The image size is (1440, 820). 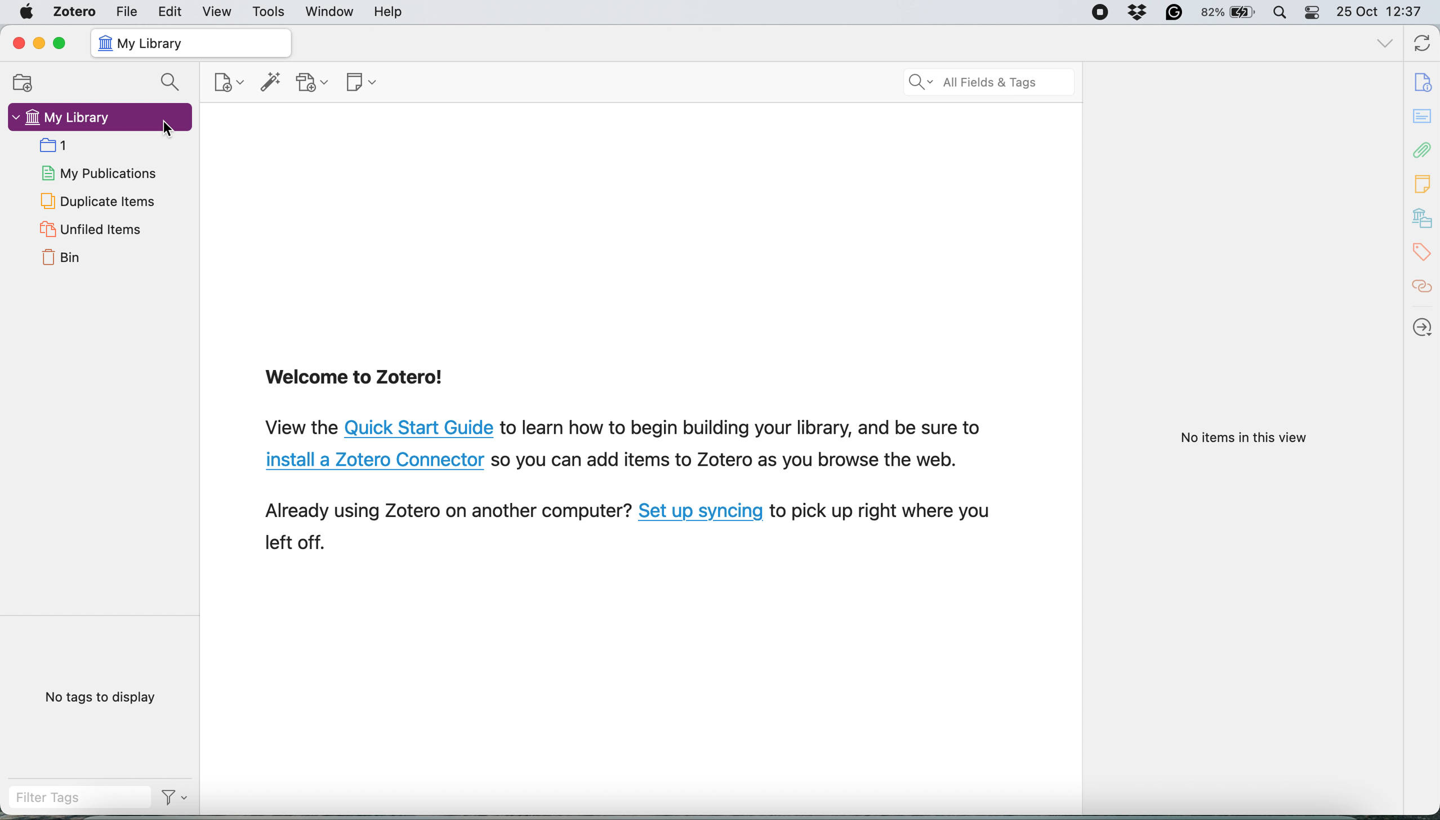 What do you see at coordinates (75, 799) in the screenshot?
I see `filter tags` at bounding box center [75, 799].